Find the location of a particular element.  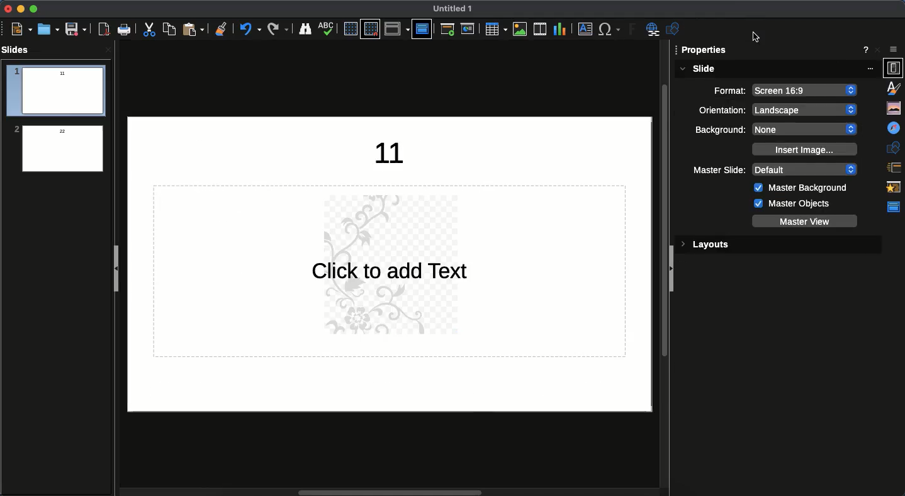

Save as PDF is located at coordinates (105, 31).